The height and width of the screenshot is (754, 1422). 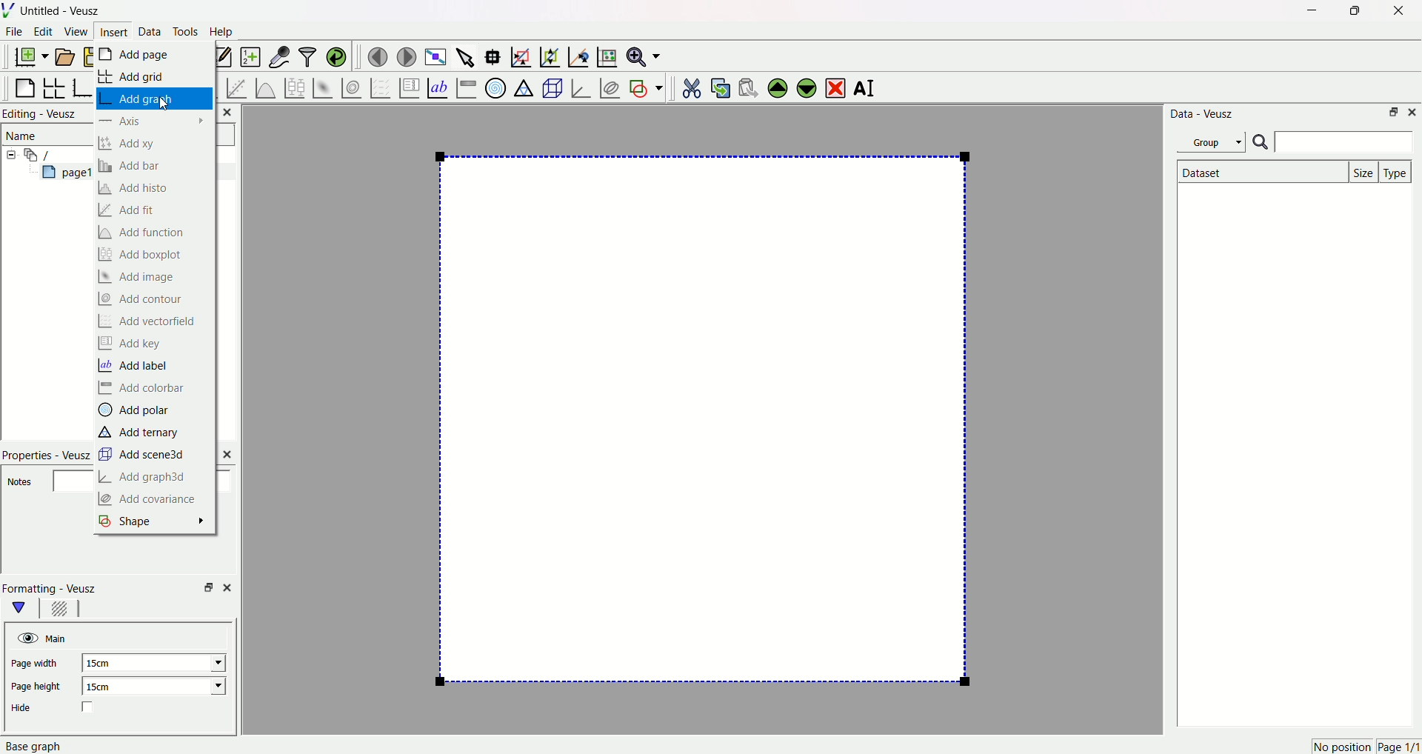 What do you see at coordinates (143, 278) in the screenshot?
I see `Add image` at bounding box center [143, 278].